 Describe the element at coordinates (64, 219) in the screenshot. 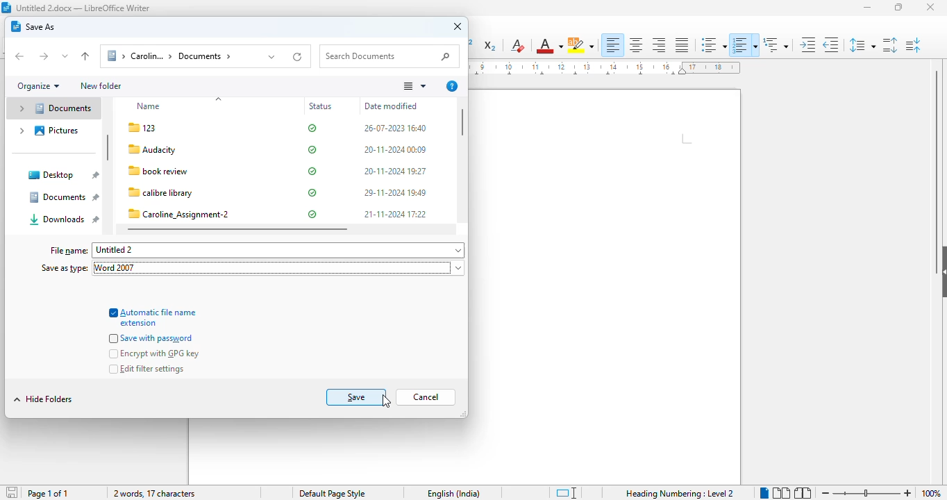

I see `downloads` at that location.